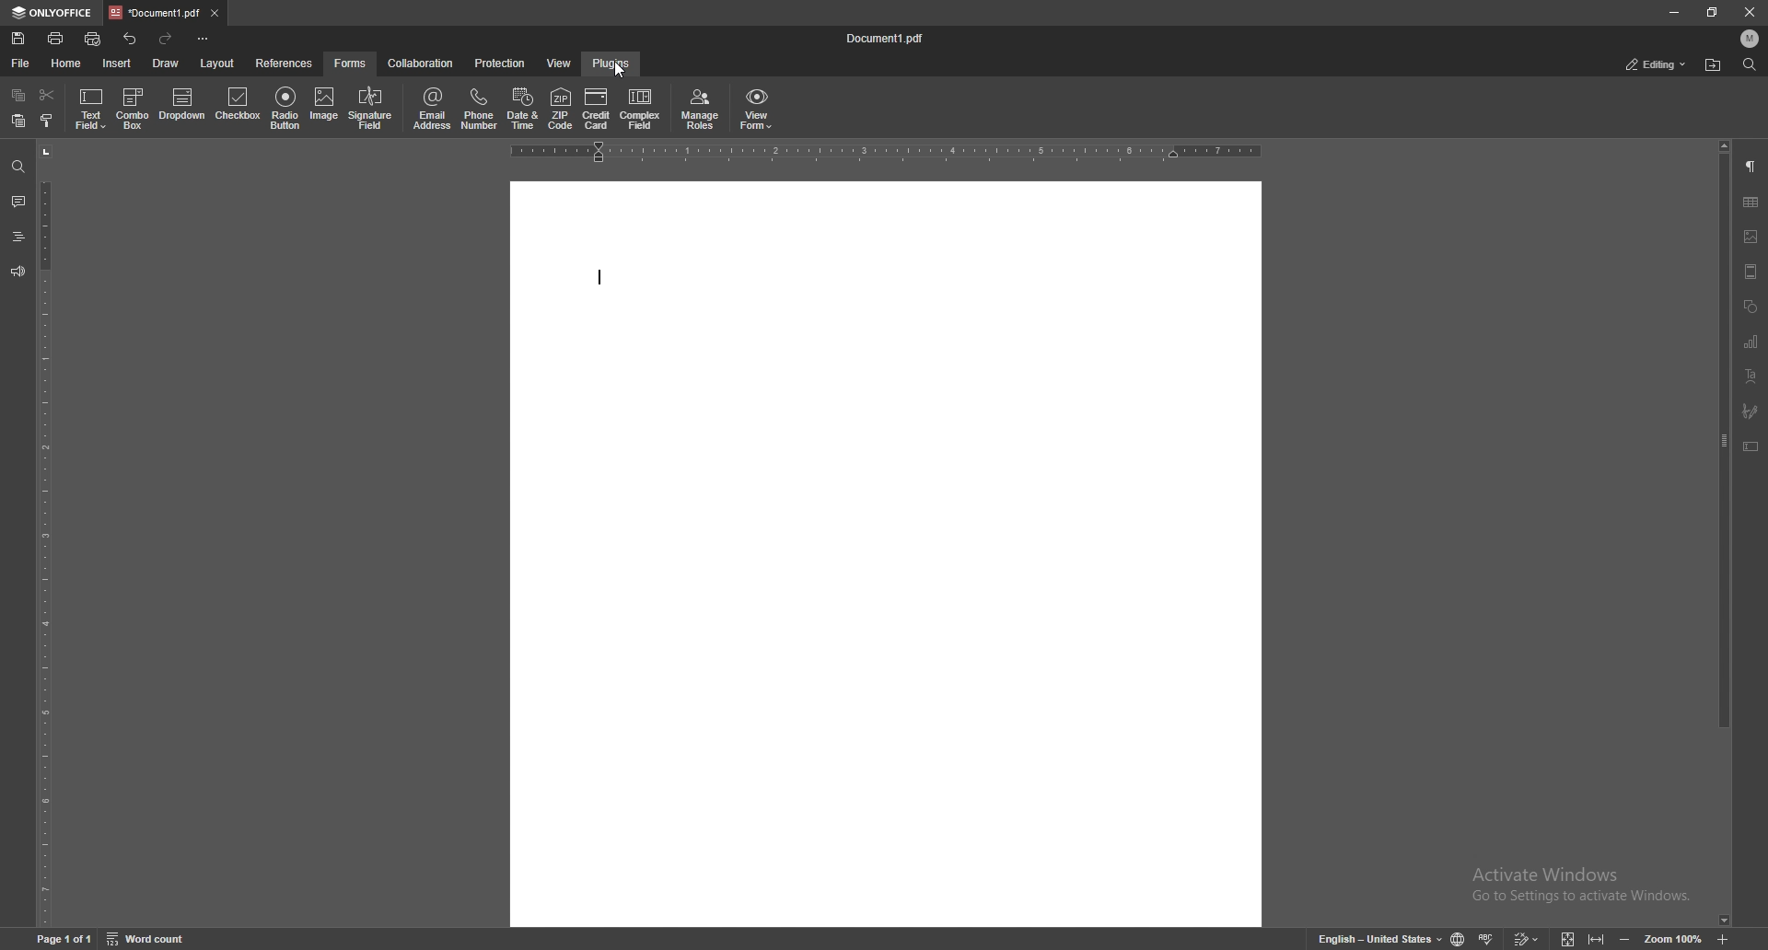  I want to click on document, so click(886, 555).